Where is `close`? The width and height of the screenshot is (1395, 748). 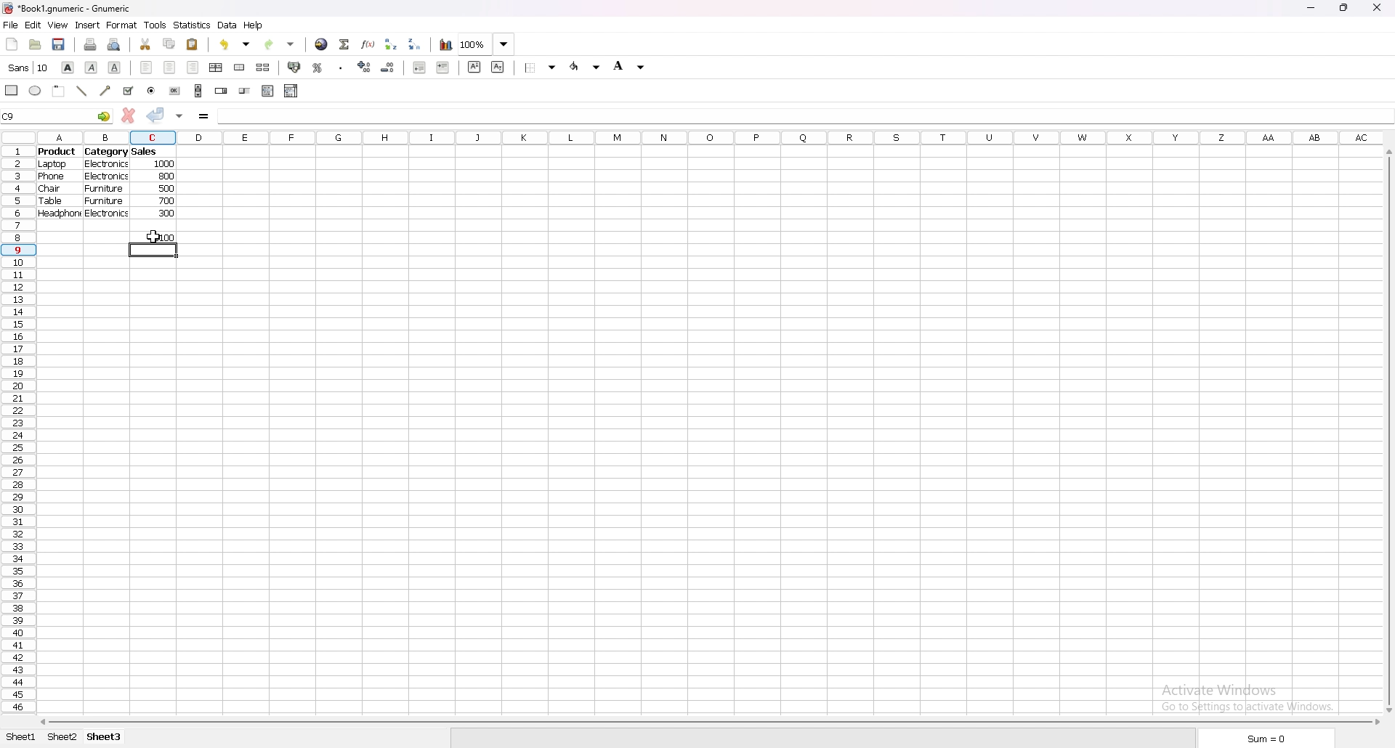
close is located at coordinates (1376, 8).